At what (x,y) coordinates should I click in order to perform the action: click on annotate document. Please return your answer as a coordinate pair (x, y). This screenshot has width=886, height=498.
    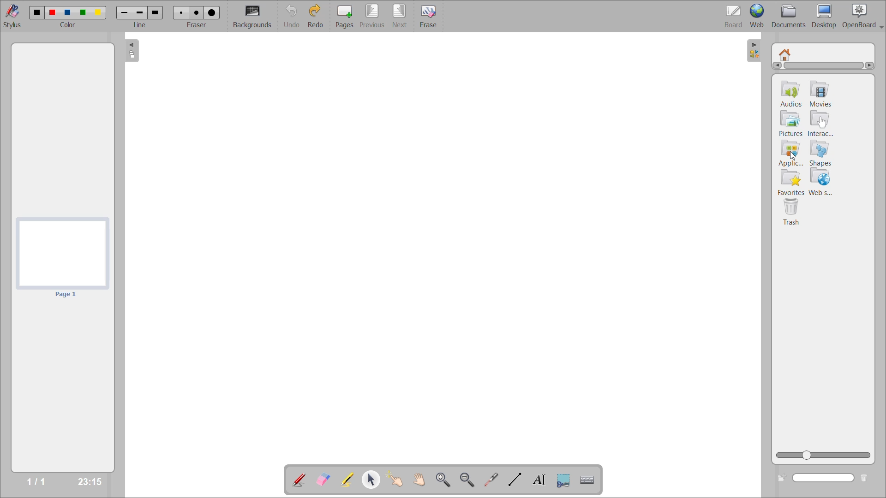
    Looking at the image, I should click on (298, 479).